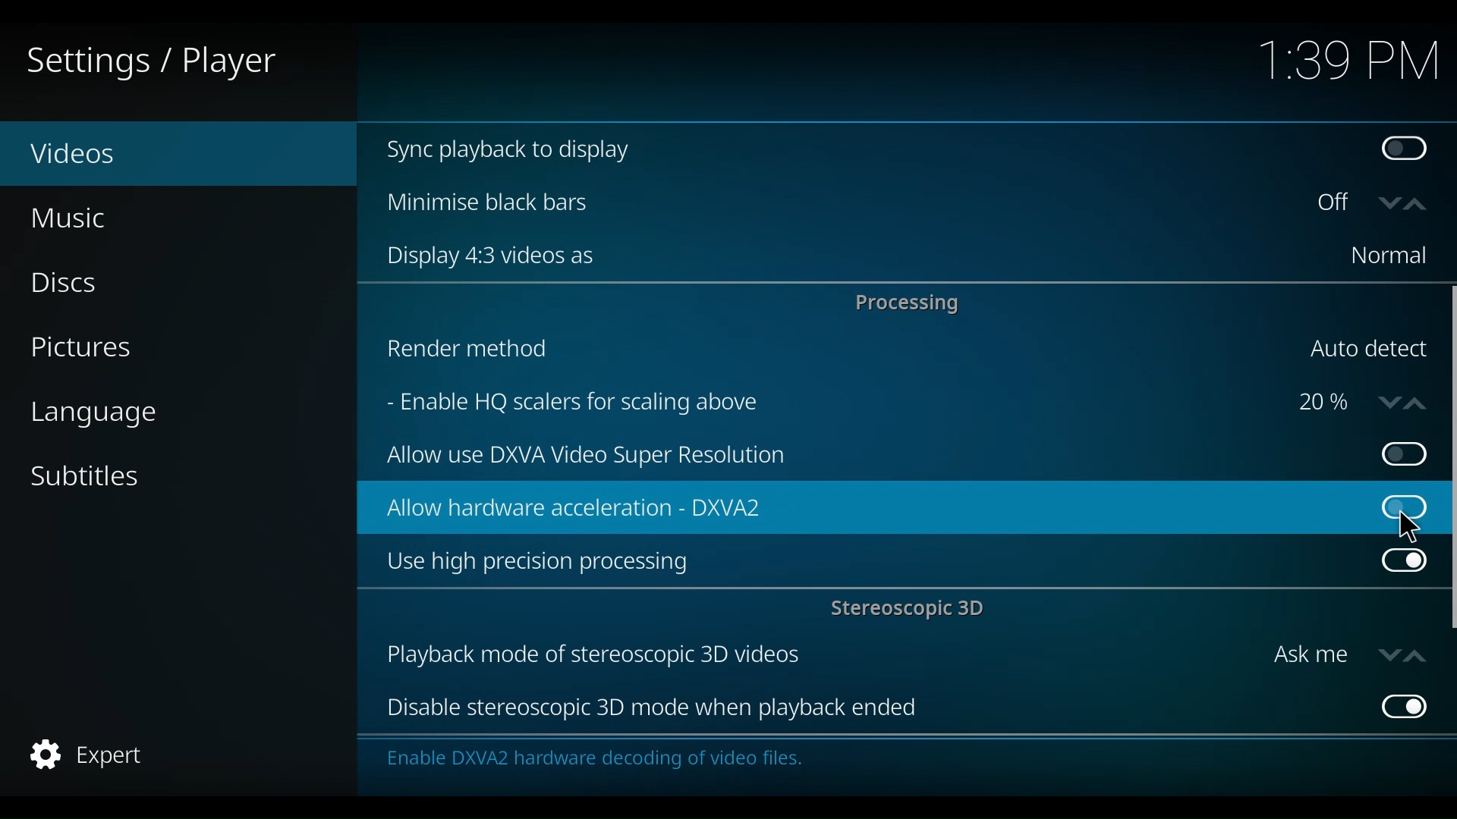 The height and width of the screenshot is (819, 1457). What do you see at coordinates (93, 415) in the screenshot?
I see `language` at bounding box center [93, 415].